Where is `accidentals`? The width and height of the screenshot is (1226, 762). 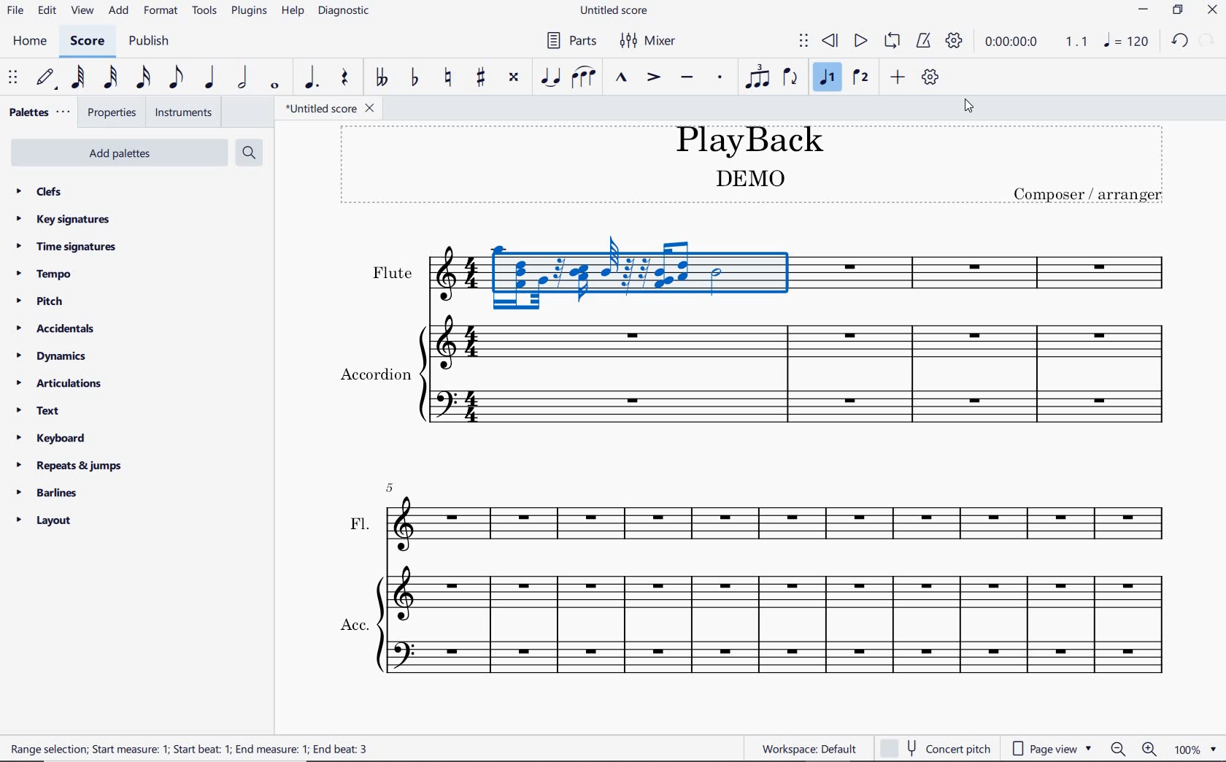 accidentals is located at coordinates (58, 330).